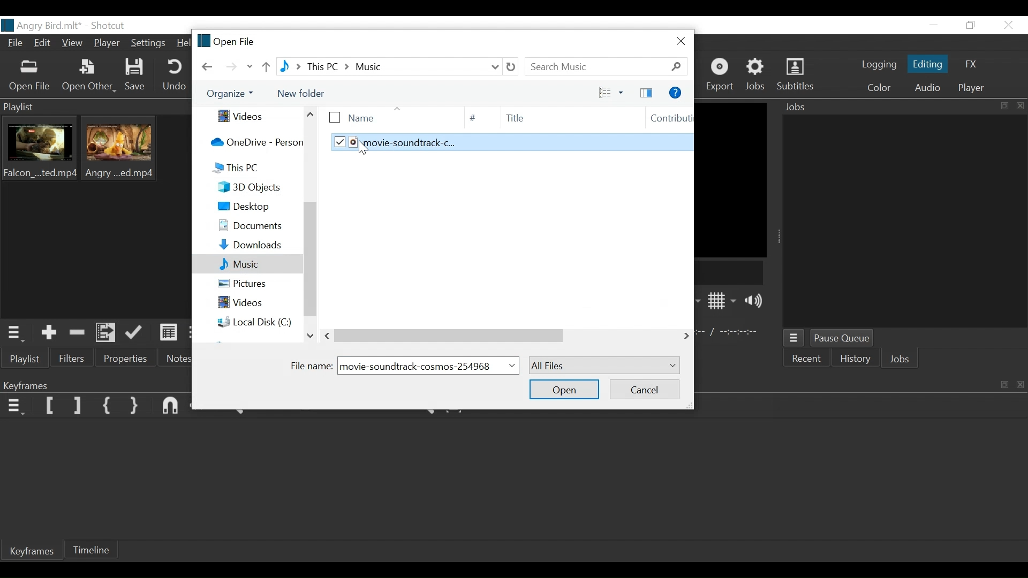  What do you see at coordinates (89, 75) in the screenshot?
I see `Open Other` at bounding box center [89, 75].